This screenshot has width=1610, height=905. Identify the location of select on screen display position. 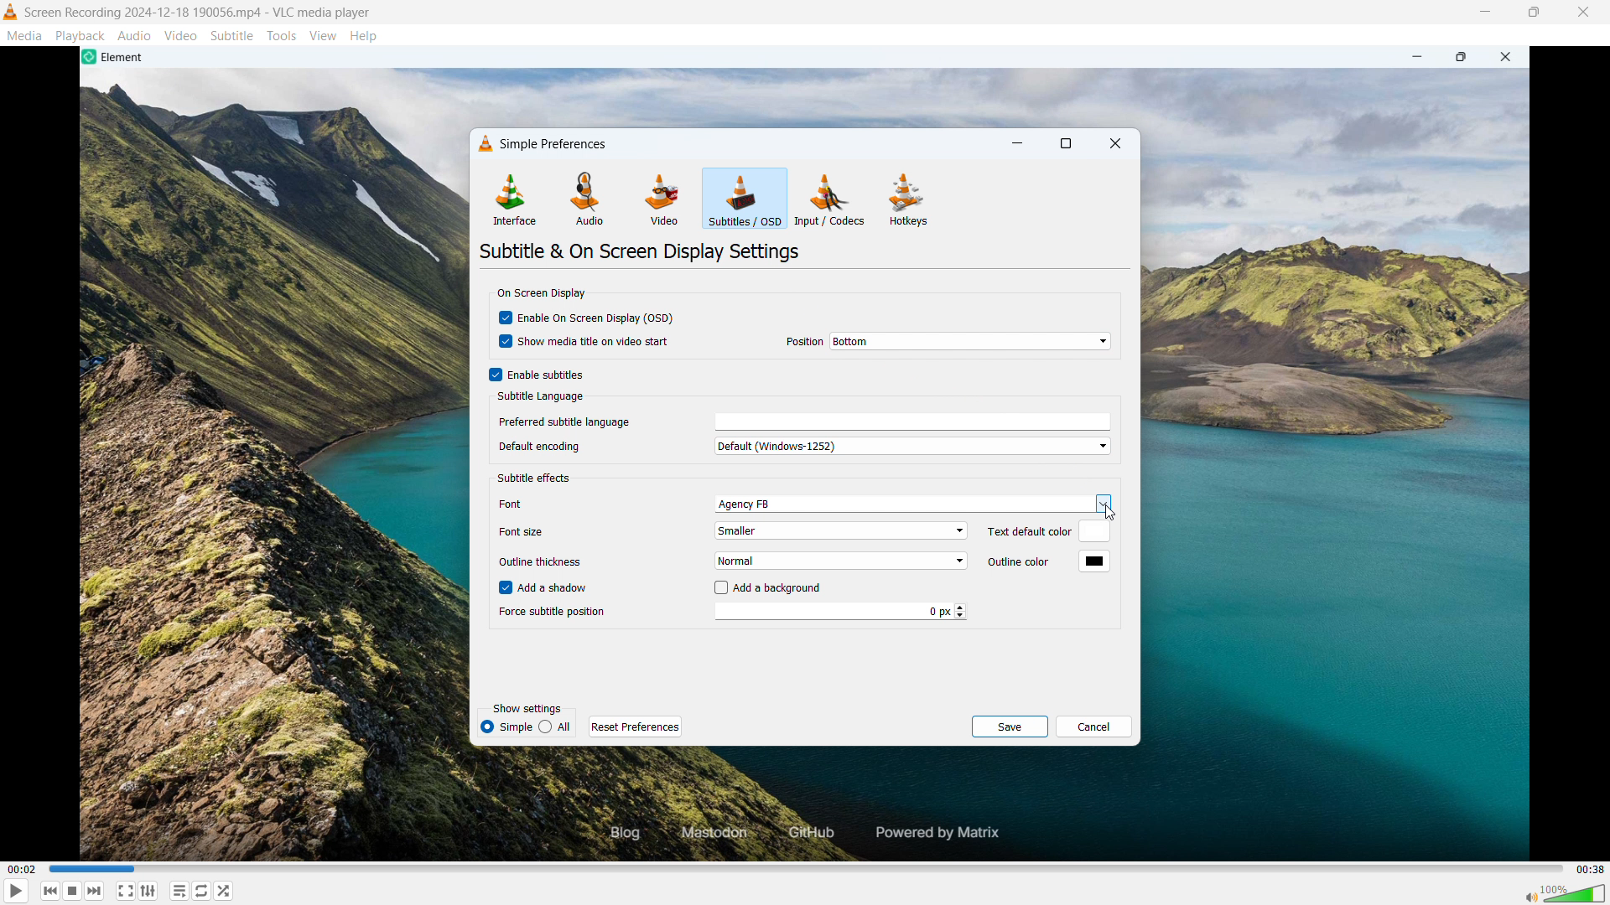
(970, 341).